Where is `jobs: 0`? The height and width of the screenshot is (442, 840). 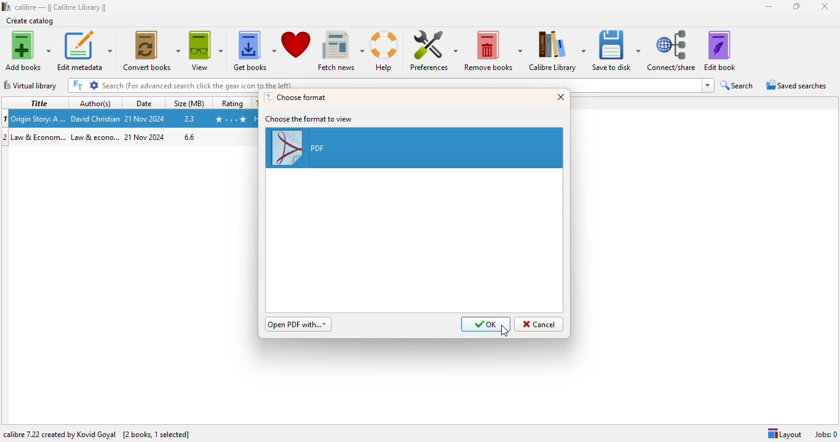 jobs: 0 is located at coordinates (826, 435).